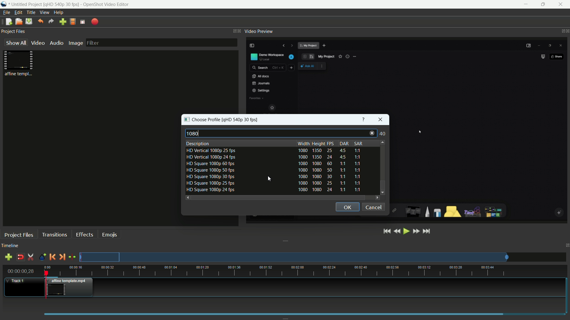 This screenshot has height=320, width=570. Describe the element at coordinates (344, 144) in the screenshot. I see `dar` at that location.